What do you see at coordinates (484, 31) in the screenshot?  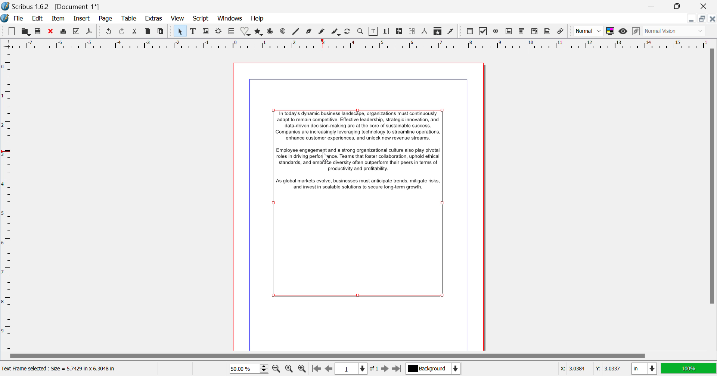 I see `Pdf checkbox` at bounding box center [484, 31].